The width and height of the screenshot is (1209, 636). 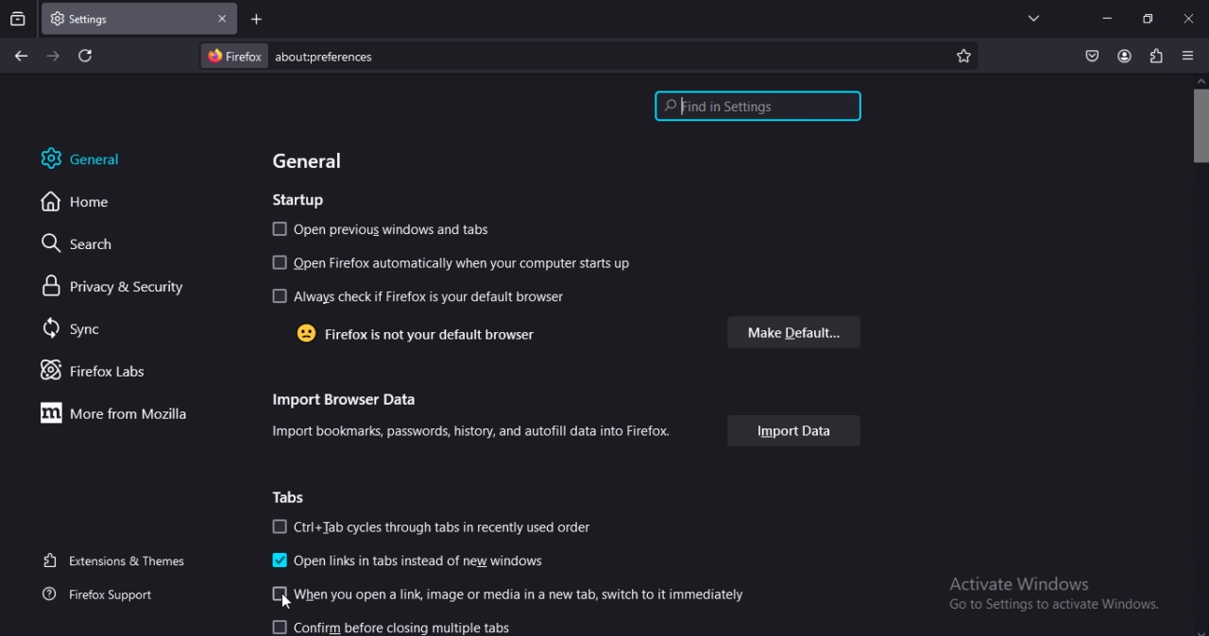 What do you see at coordinates (100, 16) in the screenshot?
I see `settings` at bounding box center [100, 16].